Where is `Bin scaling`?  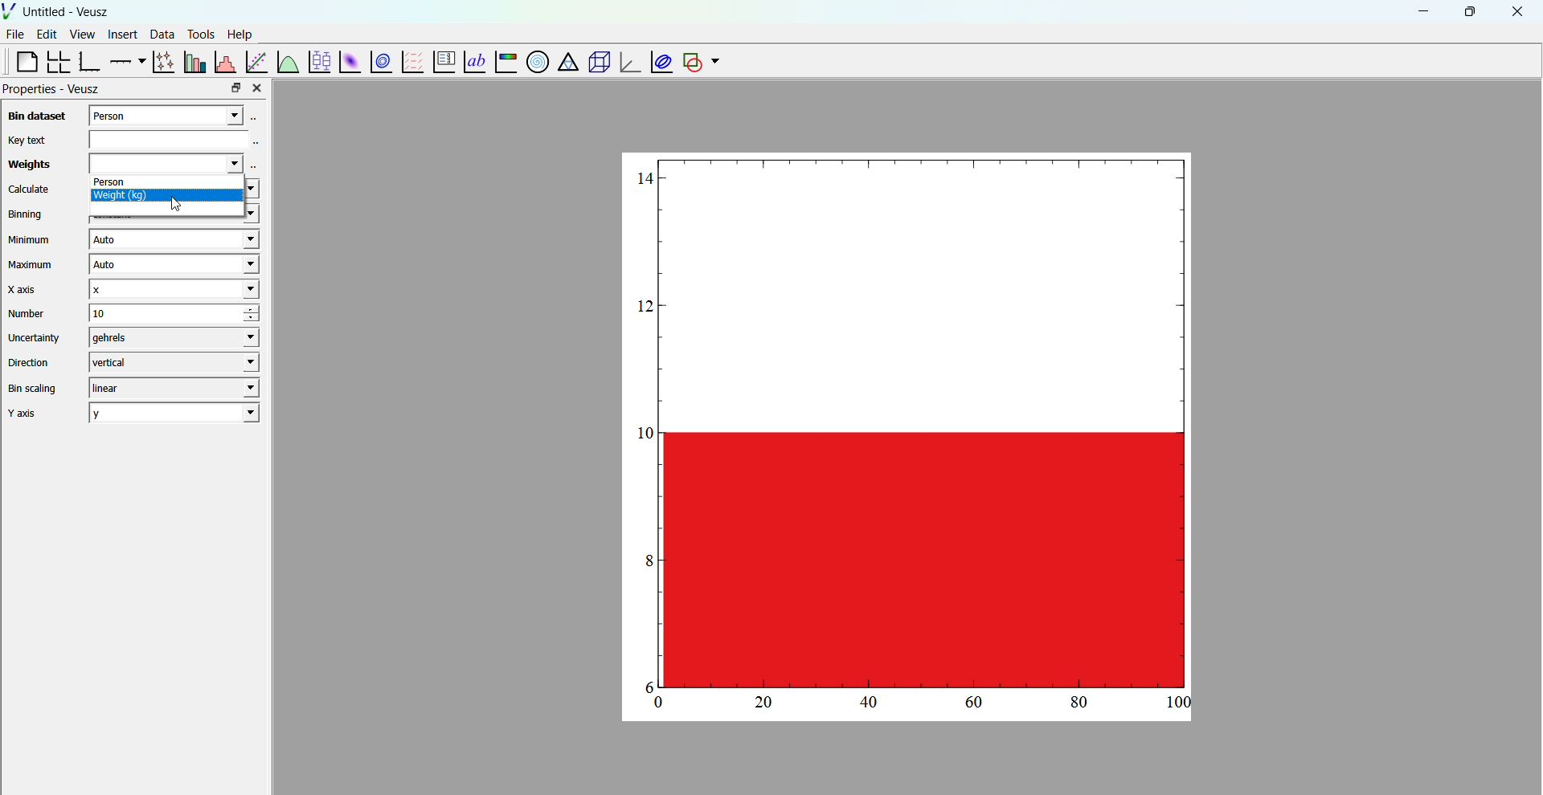
Bin scaling is located at coordinates (33, 389).